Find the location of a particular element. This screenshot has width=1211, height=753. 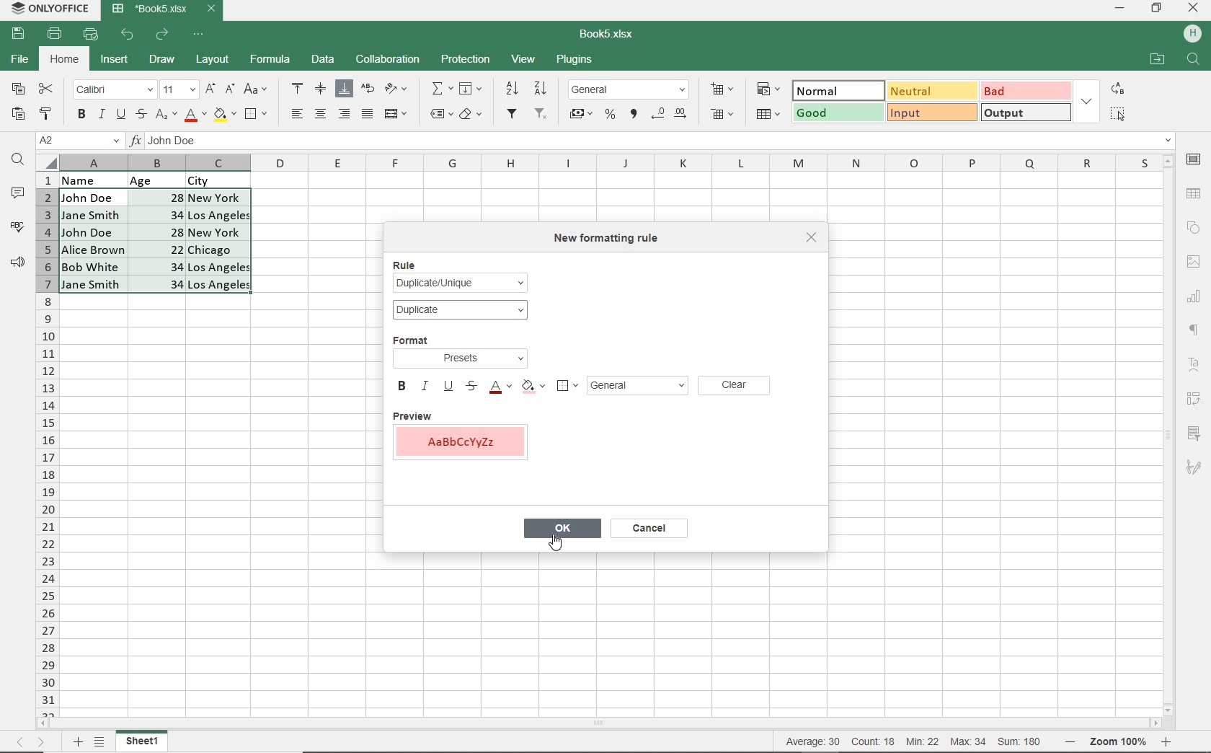

COLUMNS is located at coordinates (608, 162).